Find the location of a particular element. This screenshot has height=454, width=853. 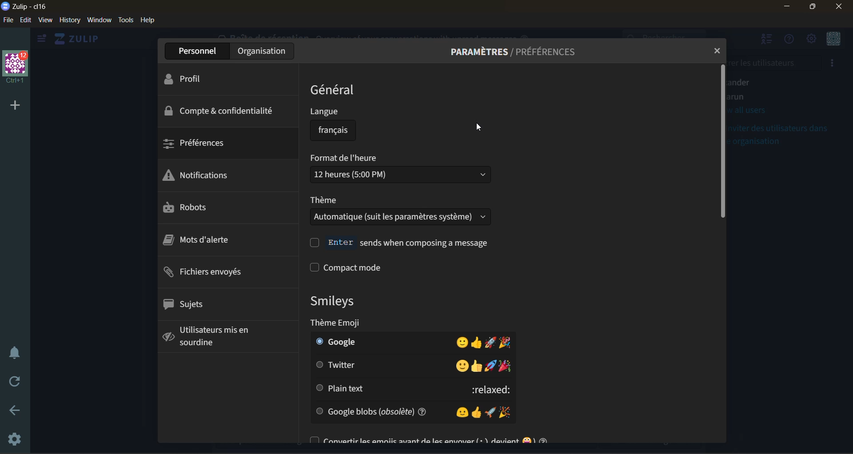

window is located at coordinates (100, 21).